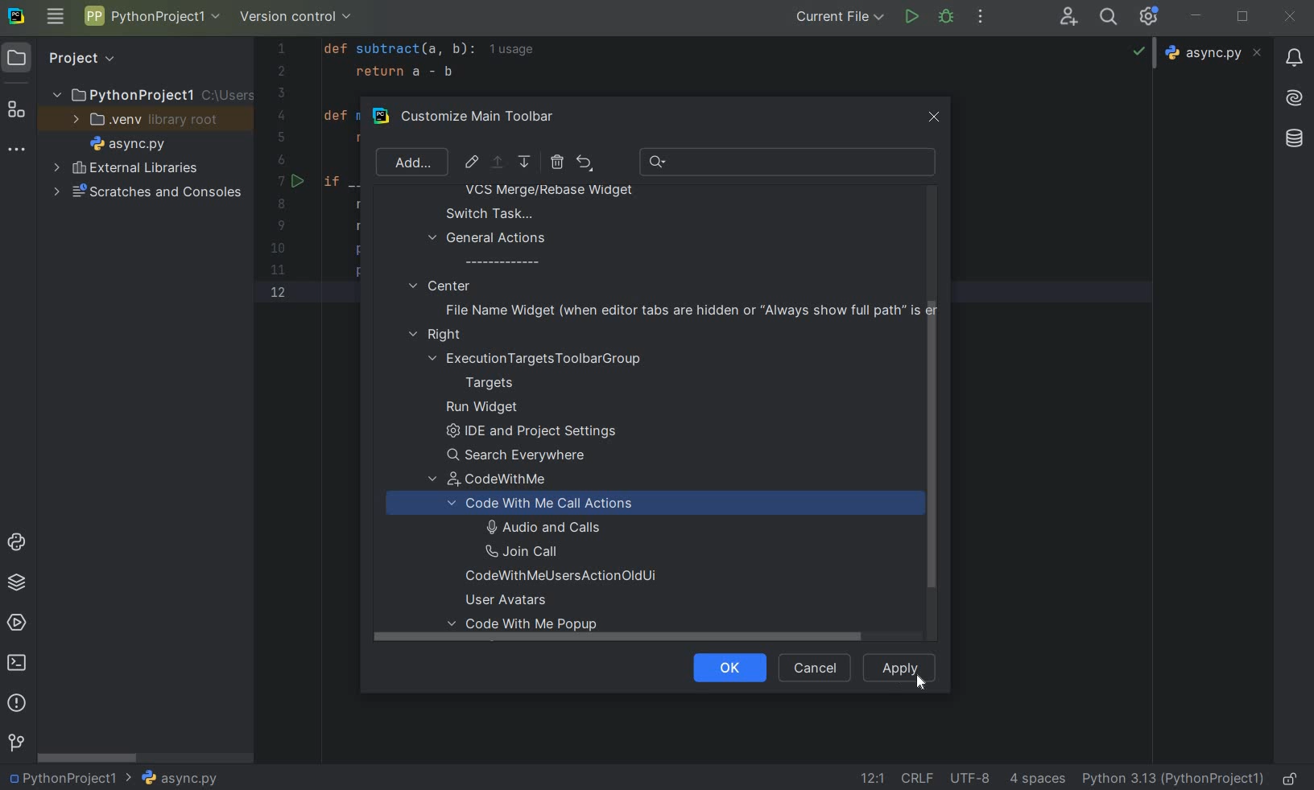 The width and height of the screenshot is (1314, 790). Describe the element at coordinates (413, 163) in the screenshot. I see `add` at that location.